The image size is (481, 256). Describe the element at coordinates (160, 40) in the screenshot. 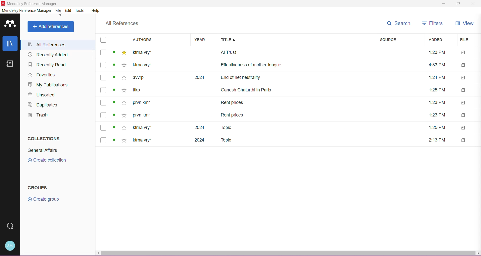

I see `Authors` at that location.